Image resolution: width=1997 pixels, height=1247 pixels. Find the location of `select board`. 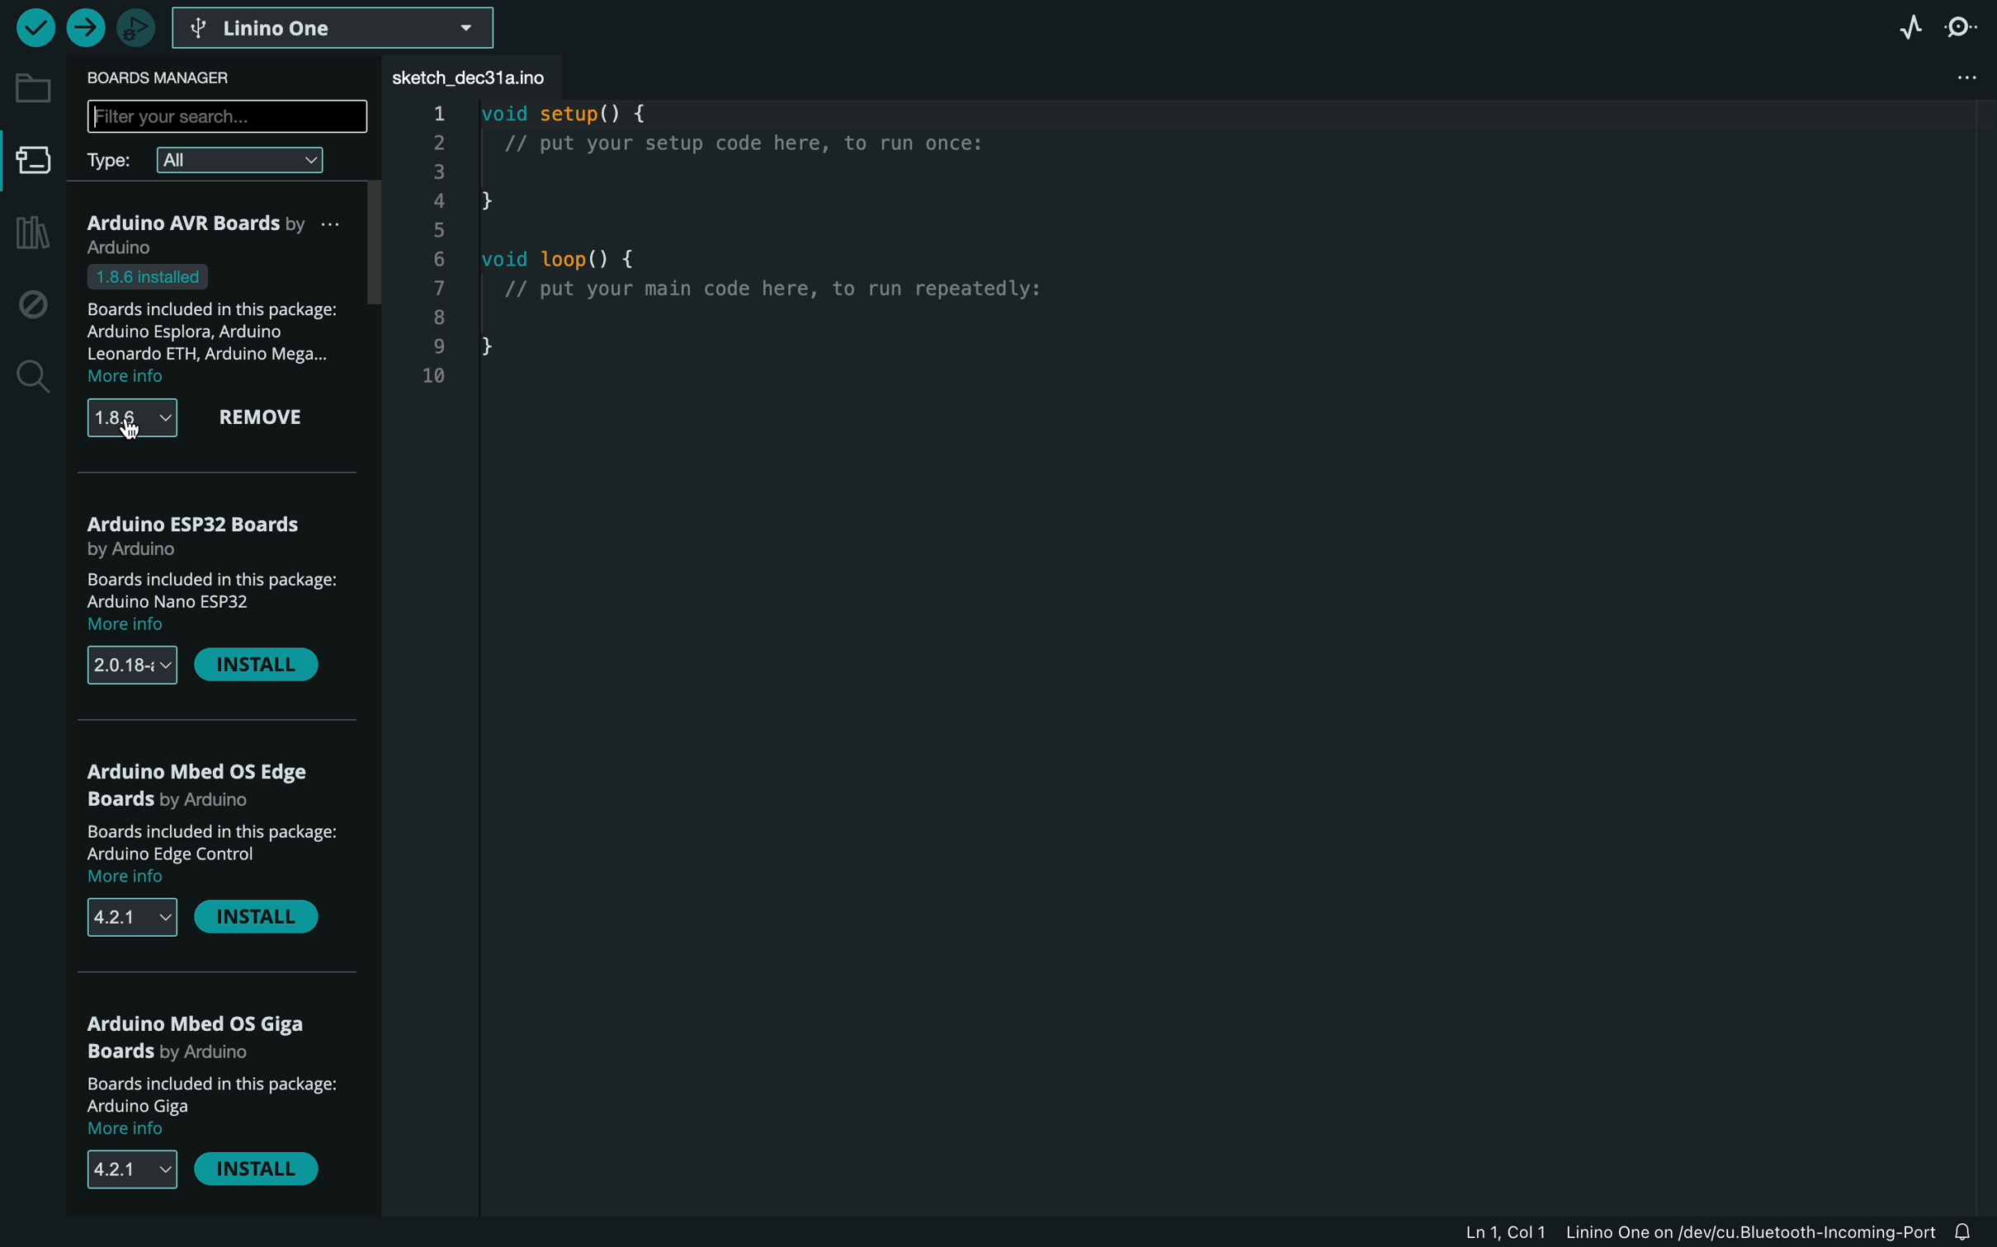

select board is located at coordinates (336, 26).